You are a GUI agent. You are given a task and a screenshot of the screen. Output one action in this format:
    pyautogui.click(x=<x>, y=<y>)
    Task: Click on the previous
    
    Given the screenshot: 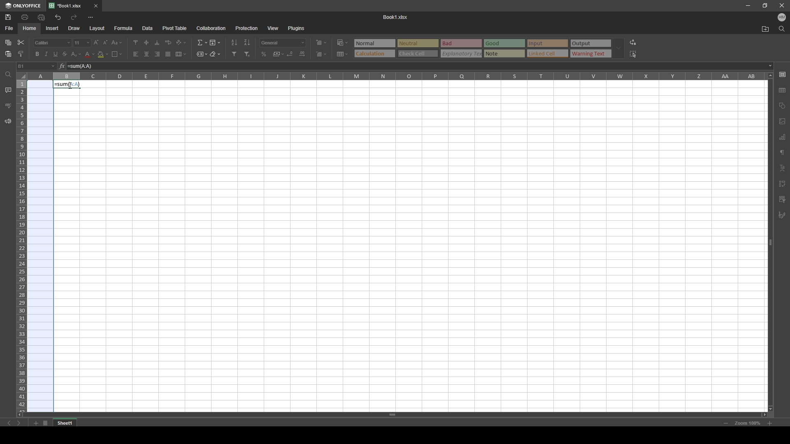 What is the action you would take?
    pyautogui.click(x=9, y=423)
    